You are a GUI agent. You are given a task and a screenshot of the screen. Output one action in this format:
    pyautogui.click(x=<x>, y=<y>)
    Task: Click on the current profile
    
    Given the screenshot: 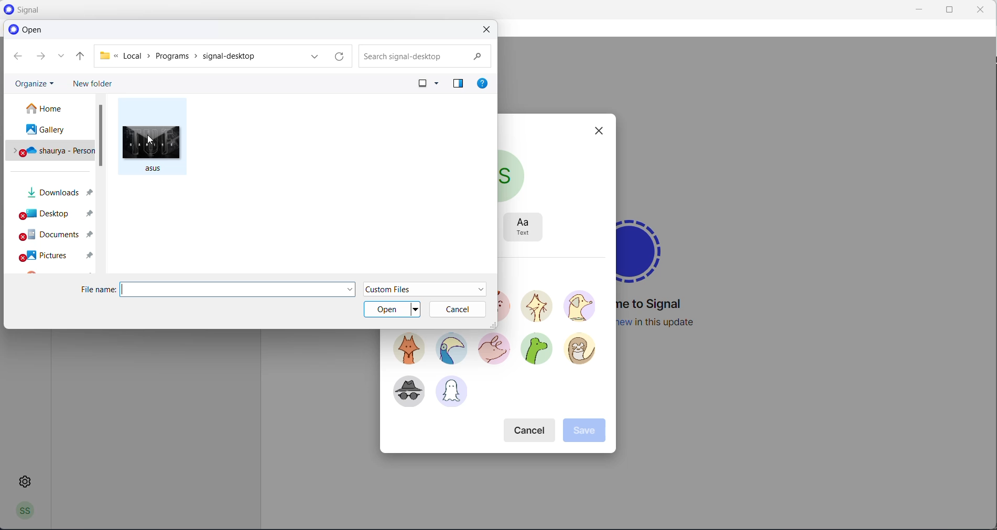 What is the action you would take?
    pyautogui.click(x=510, y=176)
    